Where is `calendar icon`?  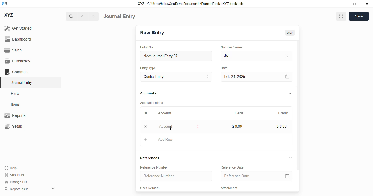 calendar icon is located at coordinates (287, 176).